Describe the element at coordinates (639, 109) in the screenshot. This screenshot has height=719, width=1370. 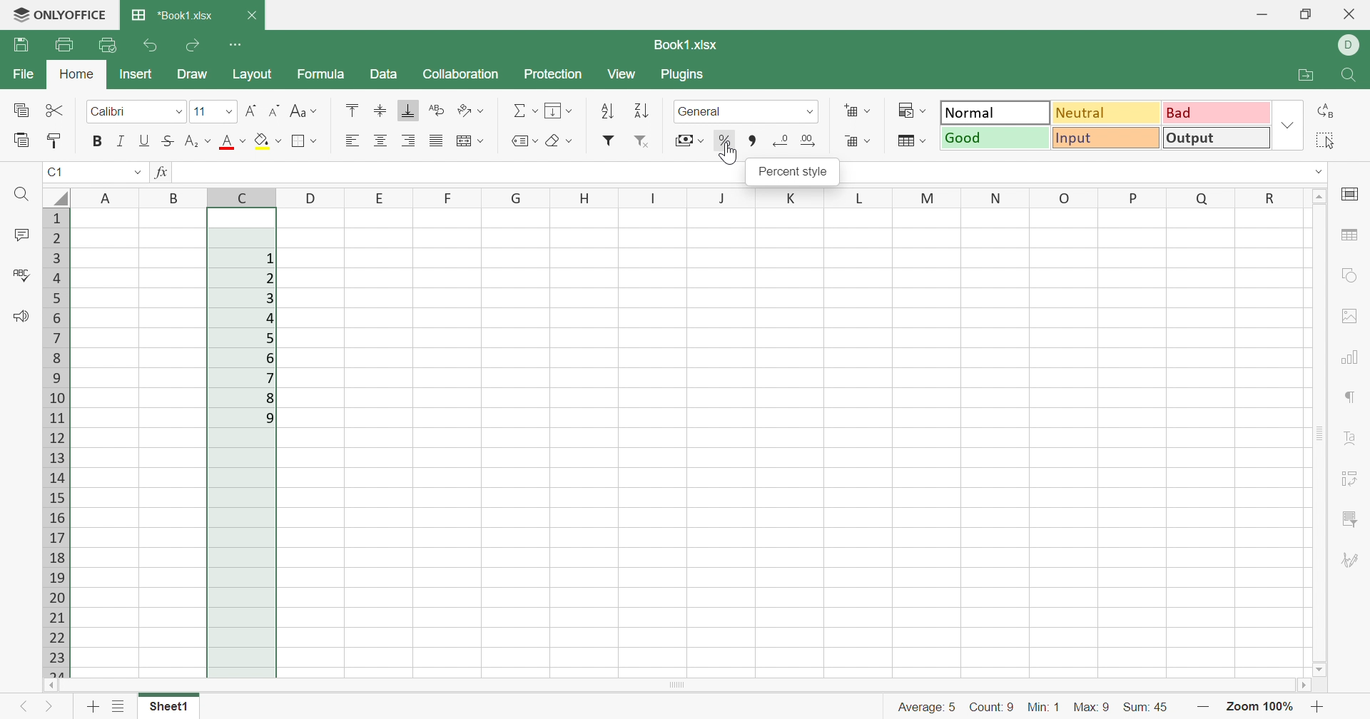
I see `Descending order` at that location.